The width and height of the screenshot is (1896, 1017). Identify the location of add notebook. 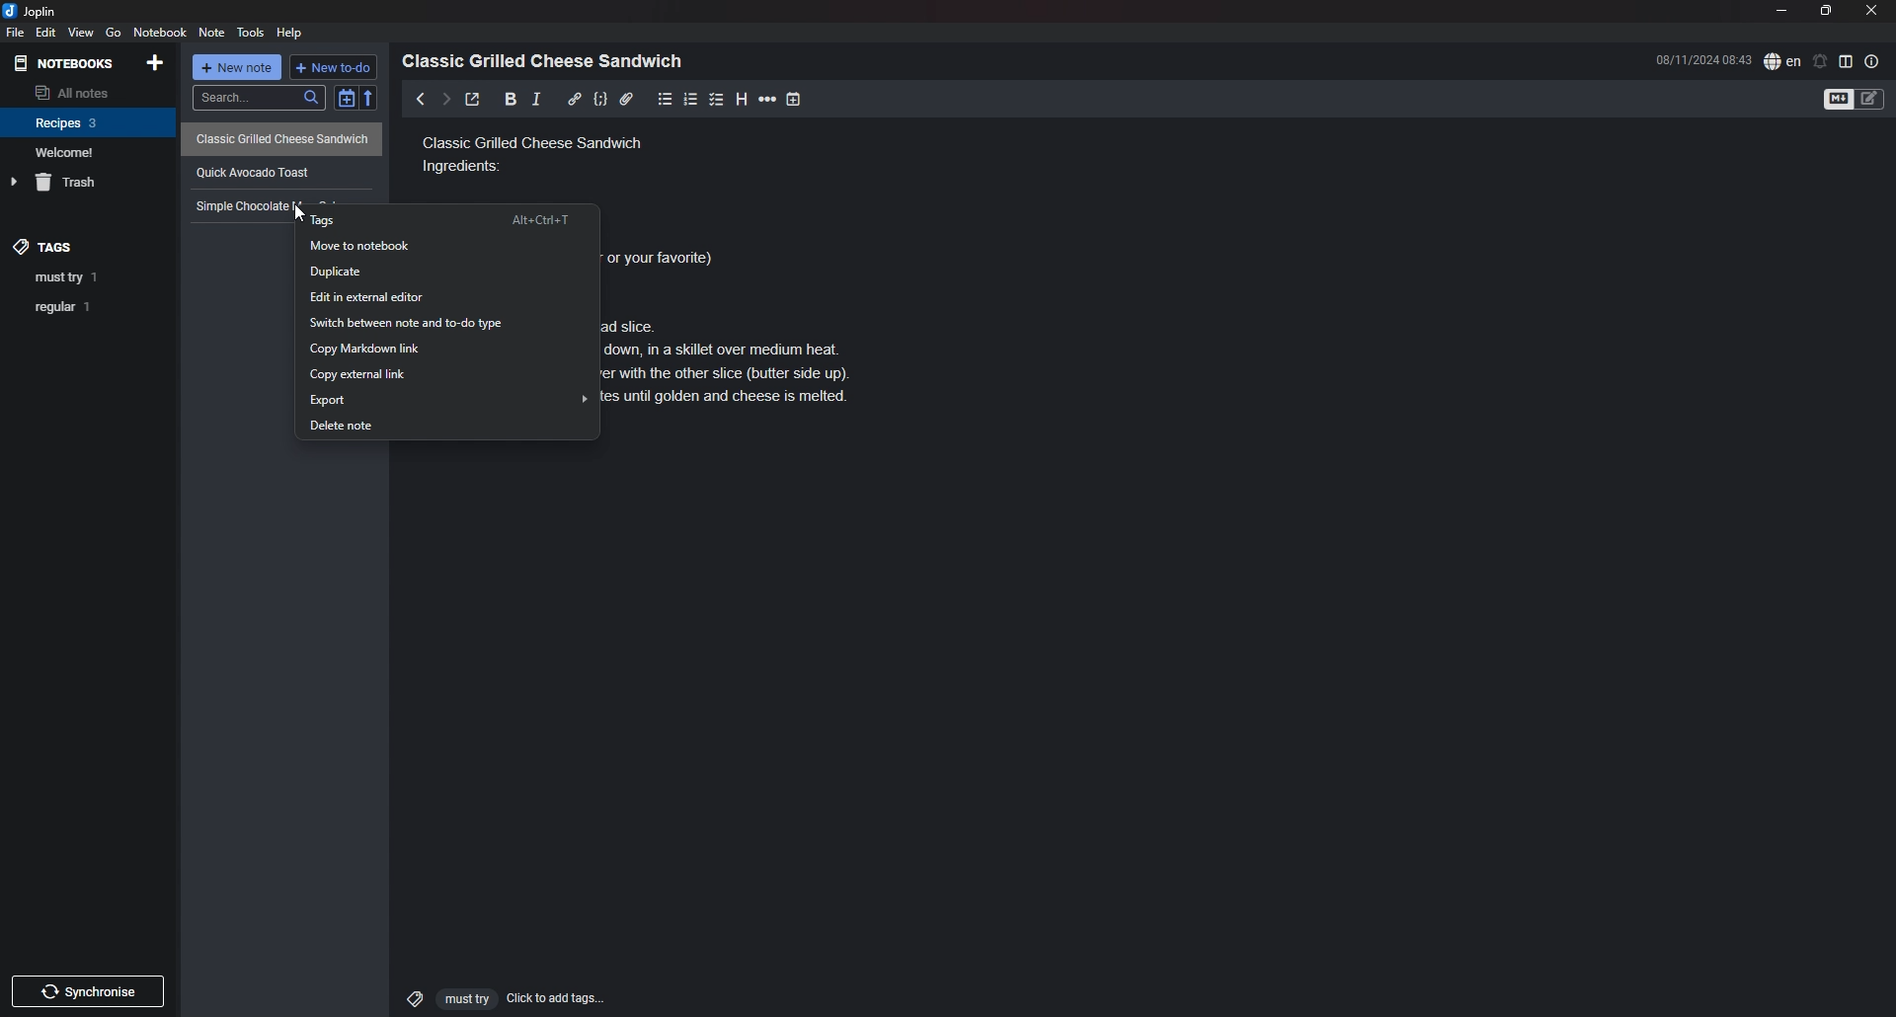
(157, 61).